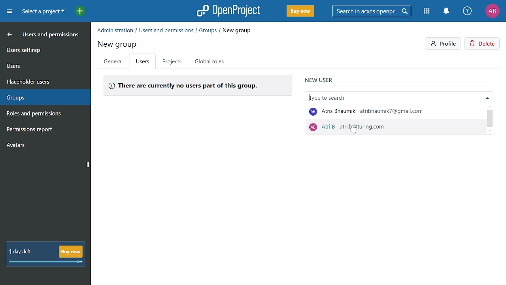 The width and height of the screenshot is (506, 285). Describe the element at coordinates (44, 65) in the screenshot. I see `Users` at that location.